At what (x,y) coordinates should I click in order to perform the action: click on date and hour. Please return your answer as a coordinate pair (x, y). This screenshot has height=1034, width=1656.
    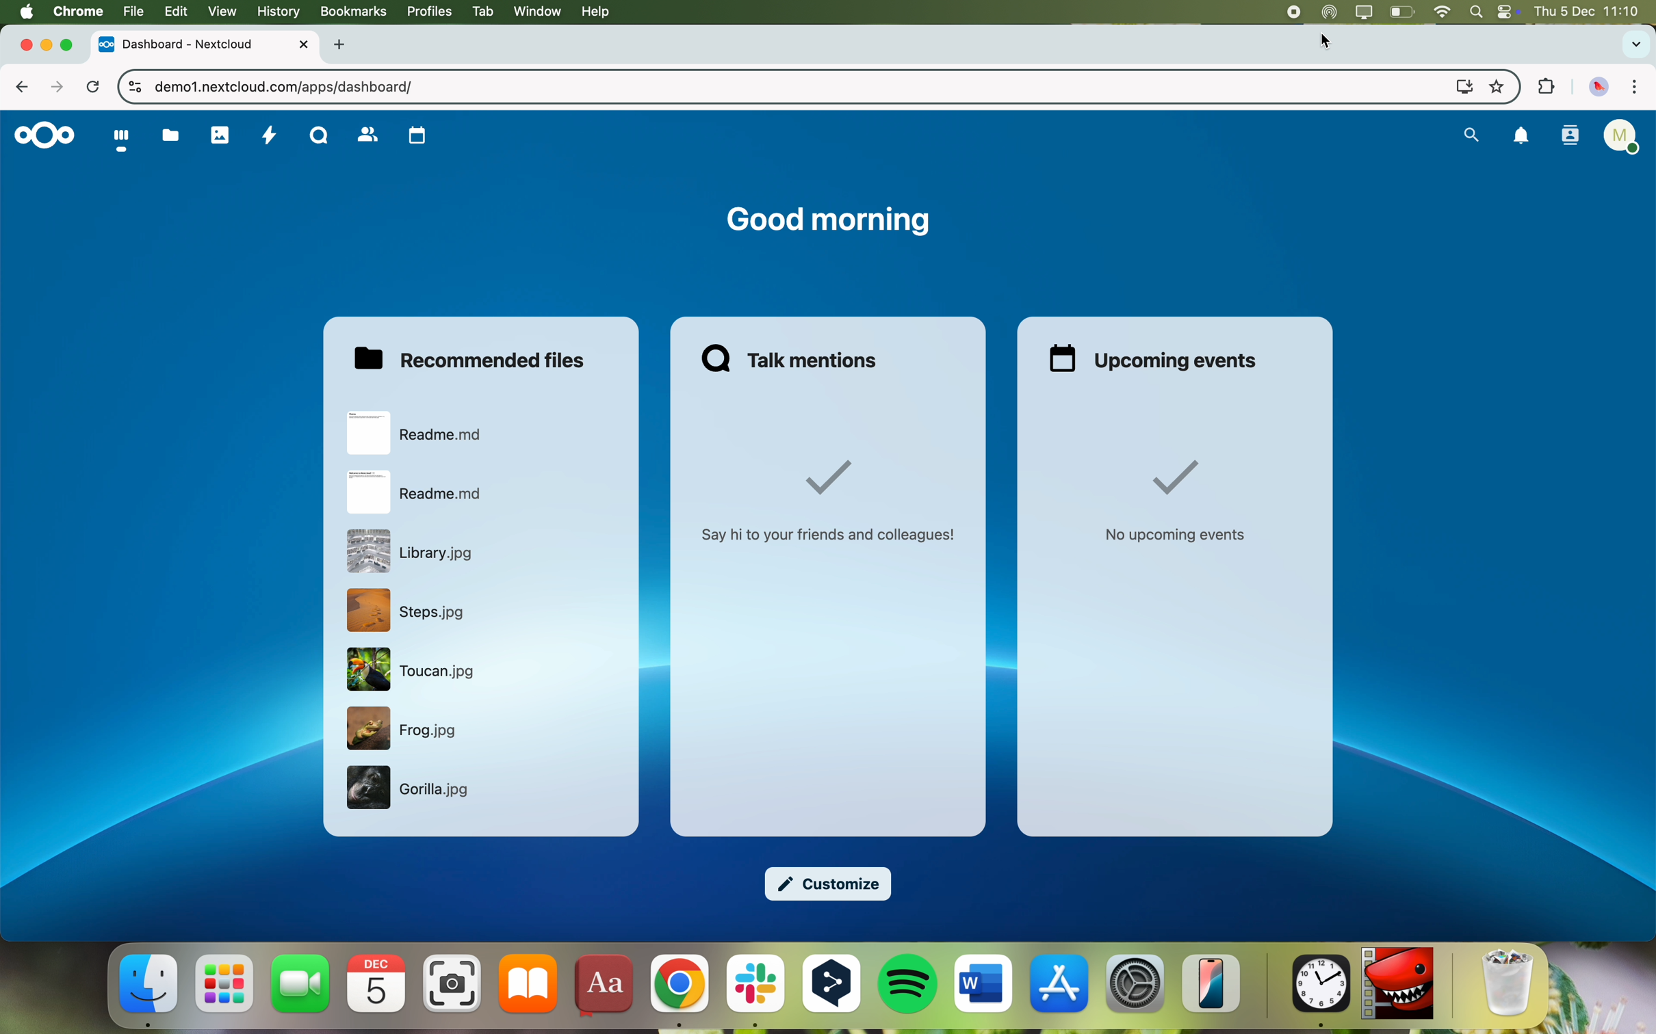
    Looking at the image, I should click on (1593, 12).